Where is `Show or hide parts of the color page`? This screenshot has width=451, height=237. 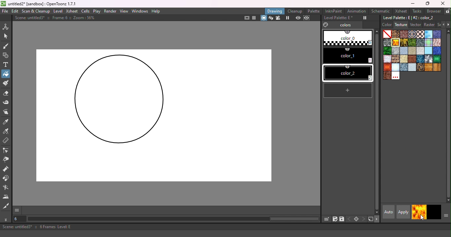
Show or hide parts of the color page is located at coordinates (445, 217).